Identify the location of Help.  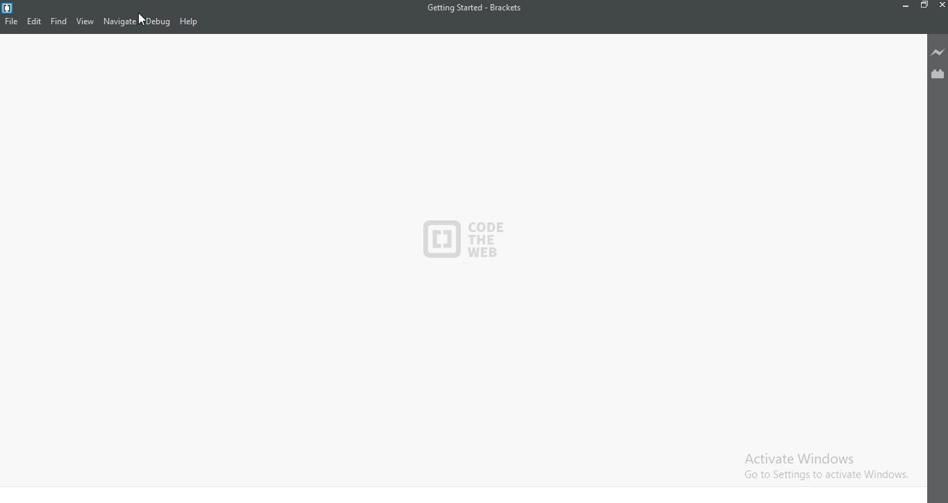
(188, 22).